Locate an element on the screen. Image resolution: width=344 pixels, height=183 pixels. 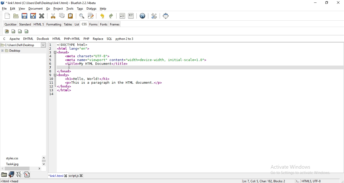
8 is located at coordinates (50, 71).